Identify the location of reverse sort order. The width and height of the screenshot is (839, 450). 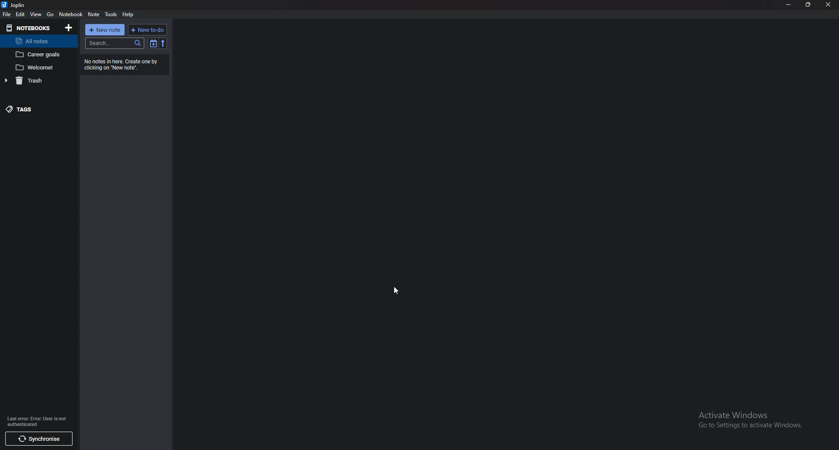
(163, 43).